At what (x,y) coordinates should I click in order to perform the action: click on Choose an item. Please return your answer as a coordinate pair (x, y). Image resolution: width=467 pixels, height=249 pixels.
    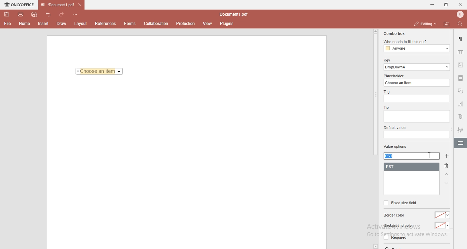
    Looking at the image, I should click on (99, 72).